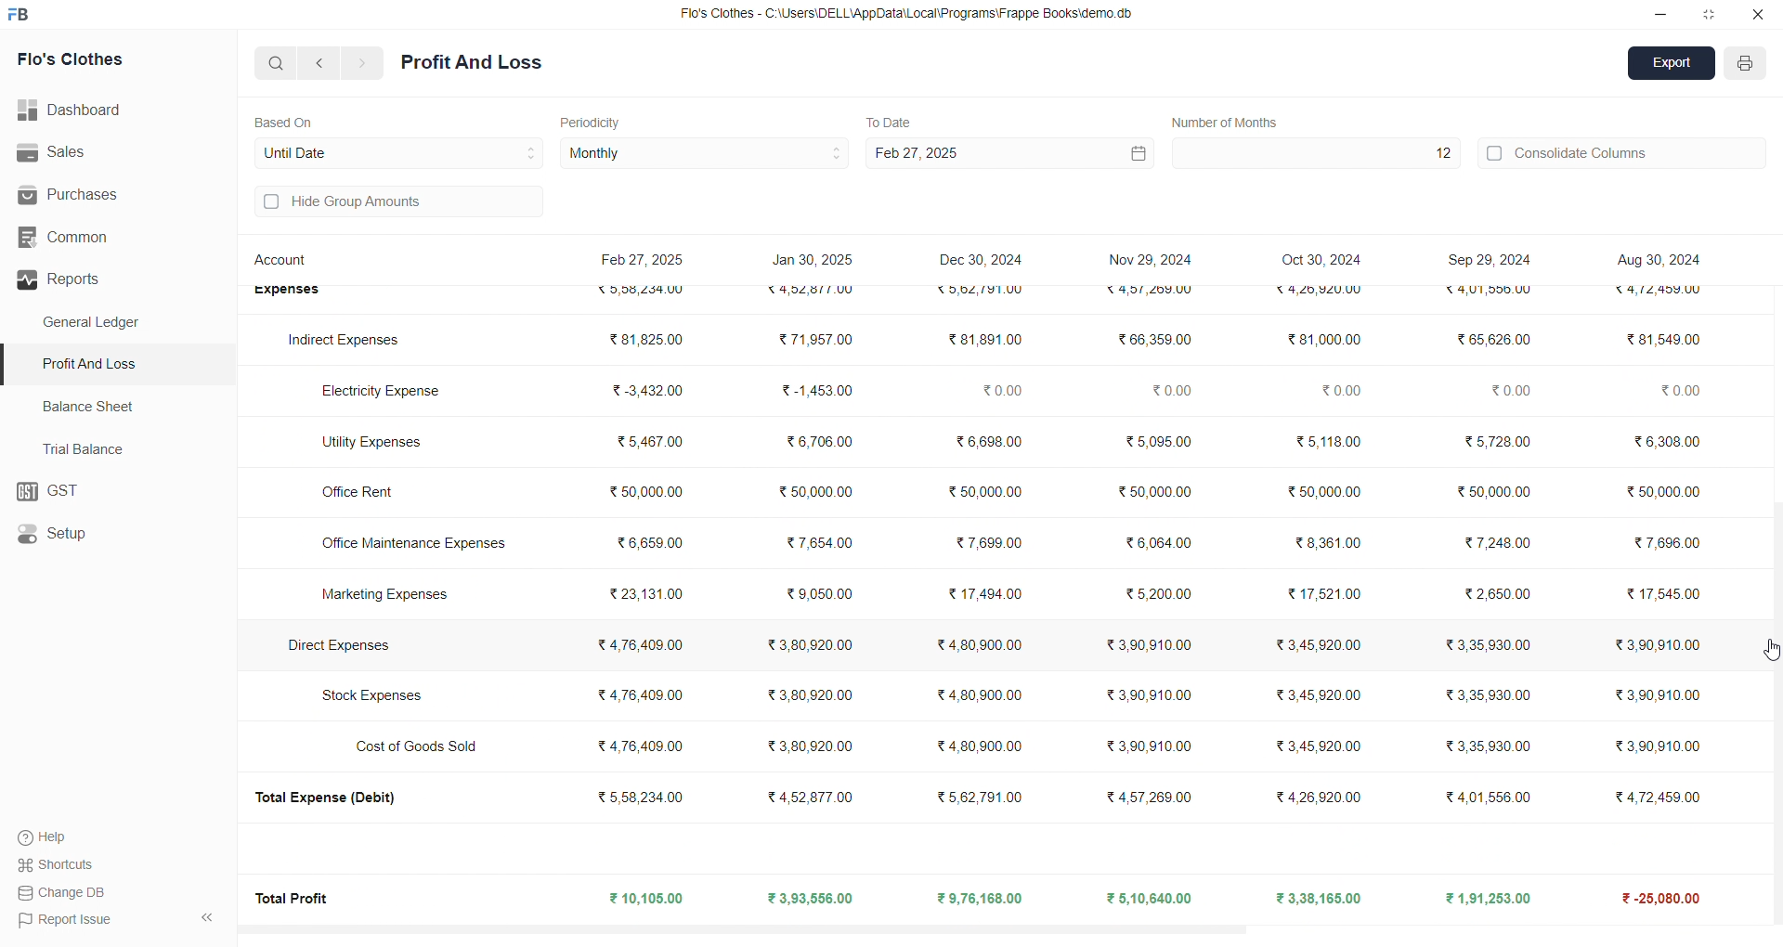 The image size is (1783, 947). I want to click on ₹23,131.00, so click(646, 593).